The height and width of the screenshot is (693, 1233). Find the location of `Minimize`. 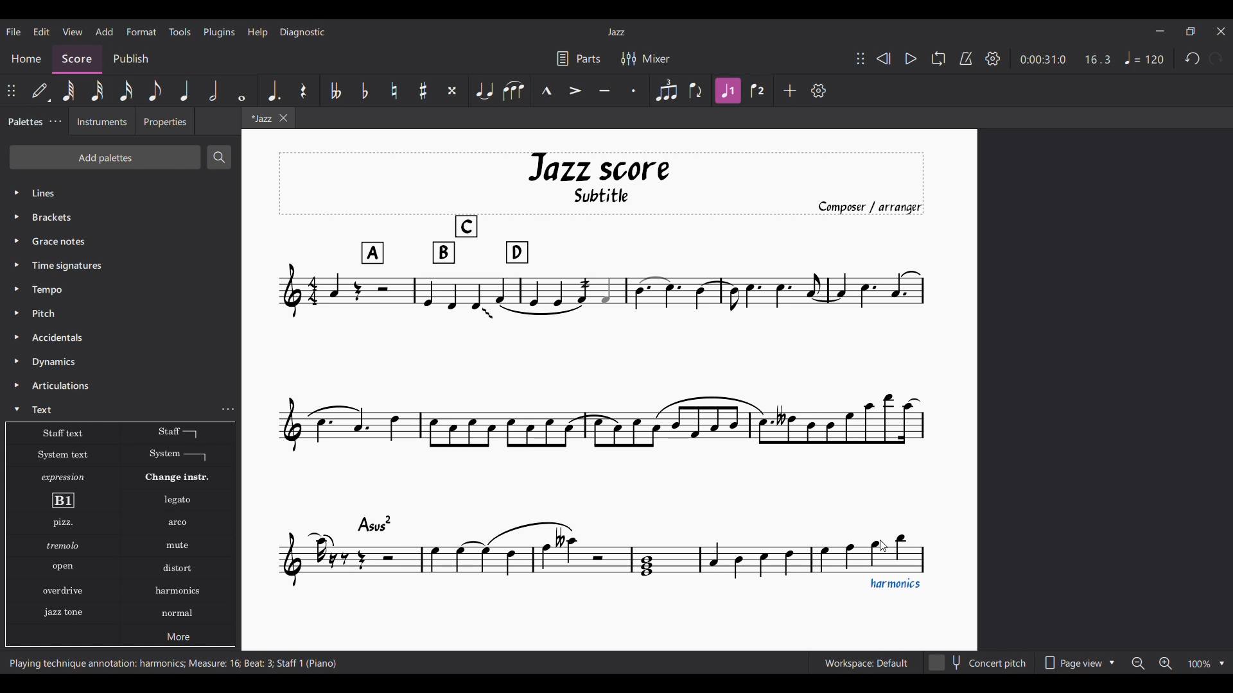

Minimize is located at coordinates (1160, 31).